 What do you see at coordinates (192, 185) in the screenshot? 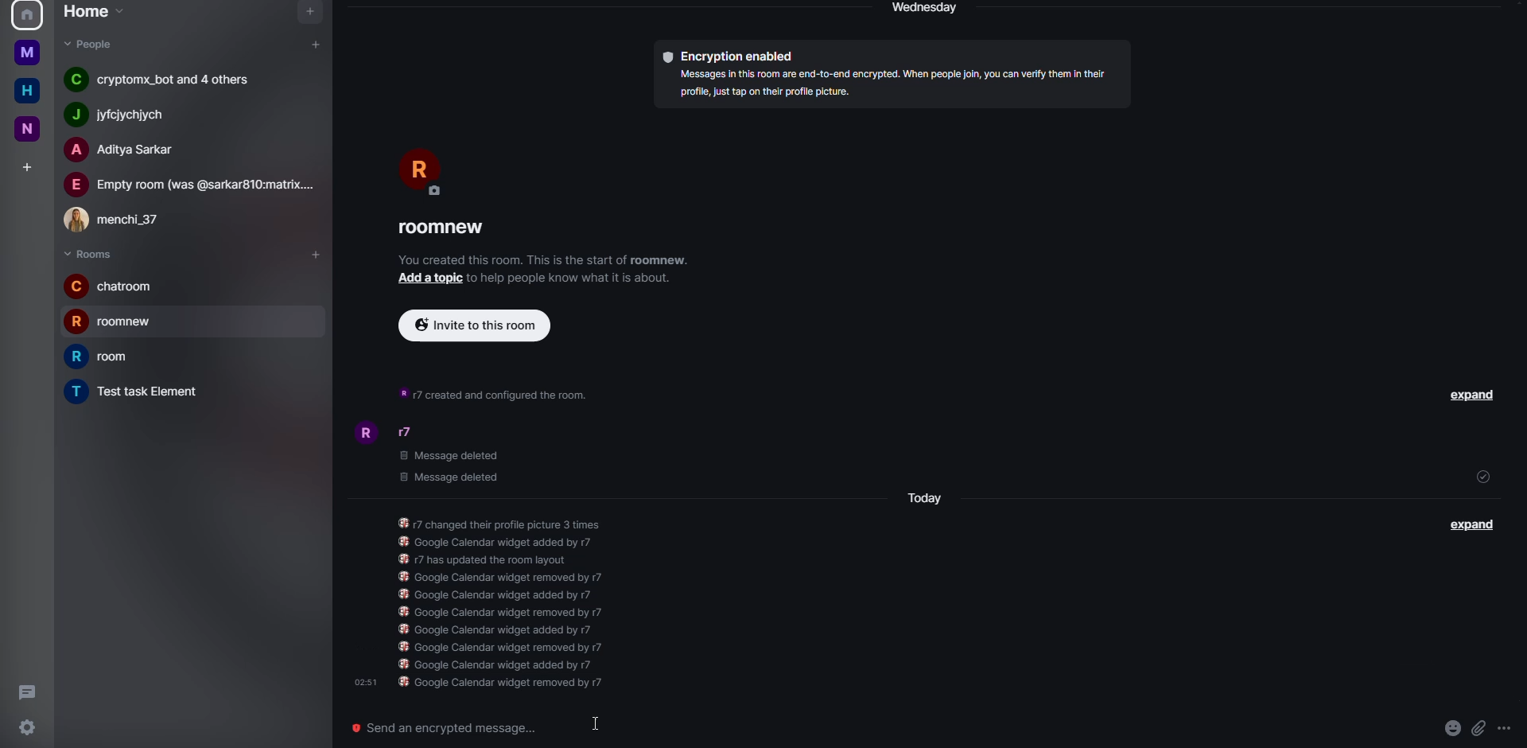
I see `people` at bounding box center [192, 185].